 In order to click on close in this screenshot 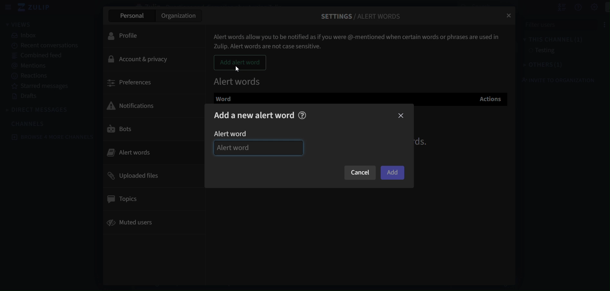, I will do `click(401, 116)`.